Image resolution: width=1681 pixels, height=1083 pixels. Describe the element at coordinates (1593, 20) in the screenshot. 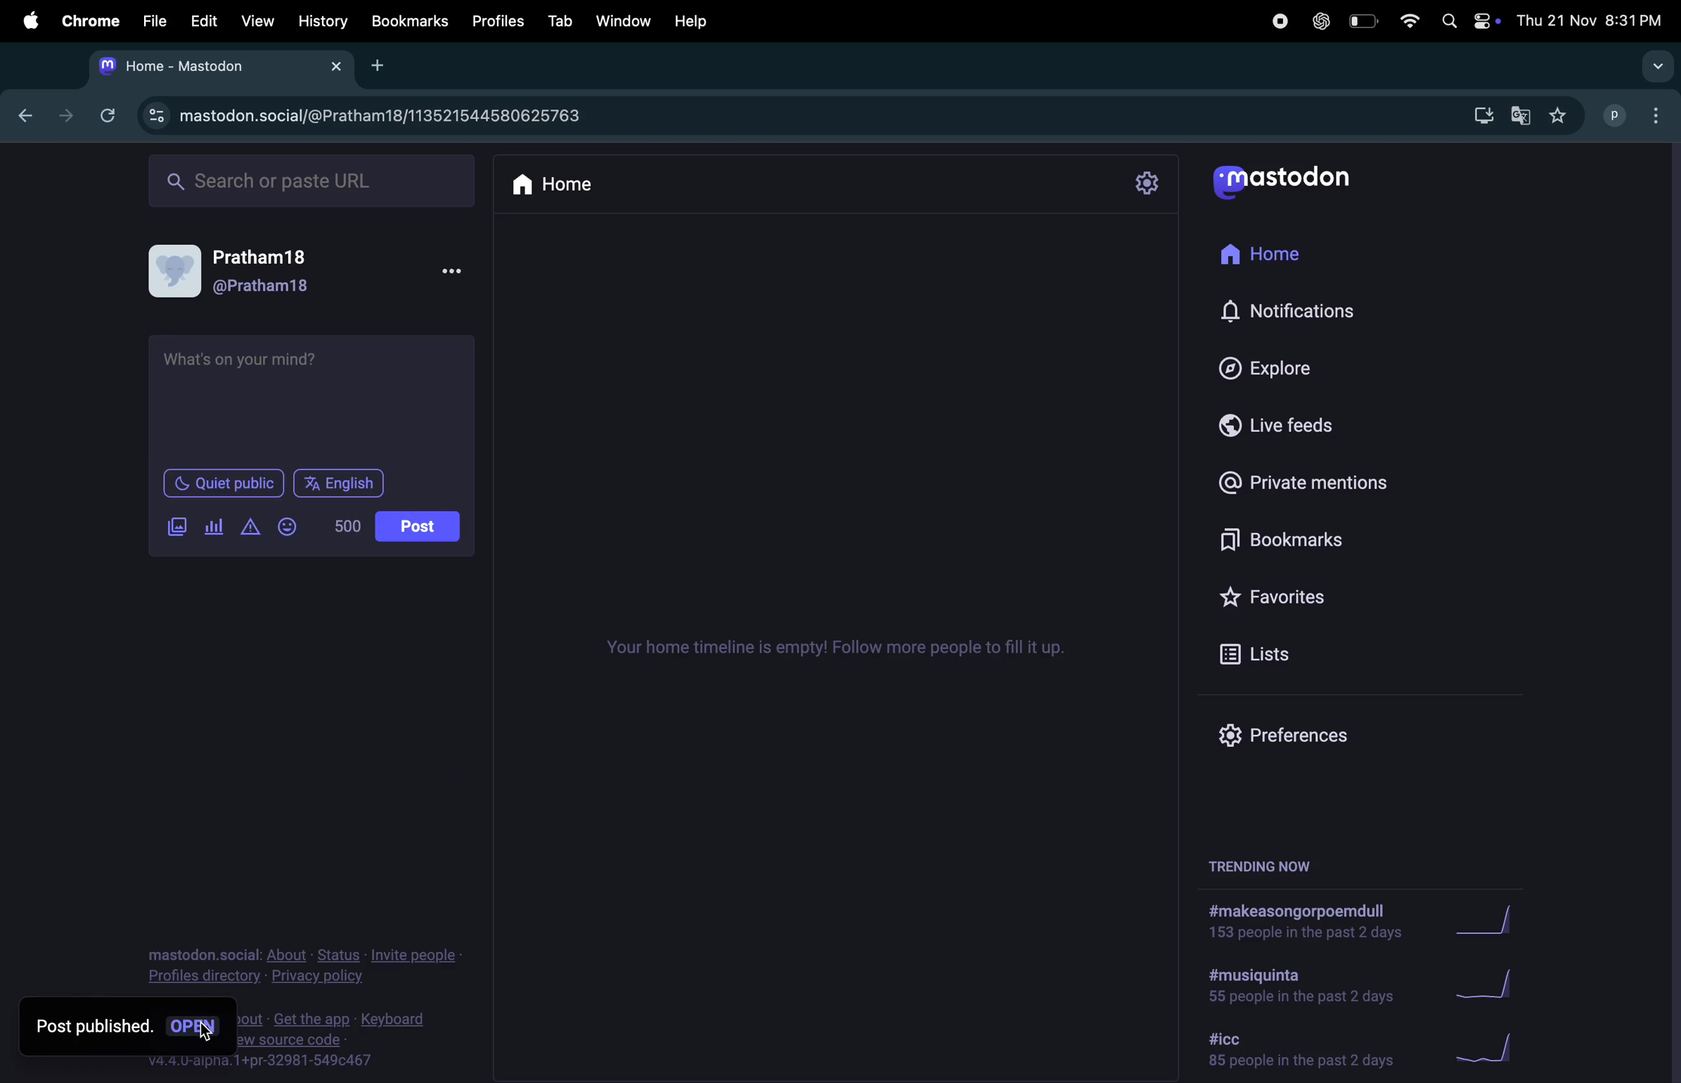

I see `date and time` at that location.